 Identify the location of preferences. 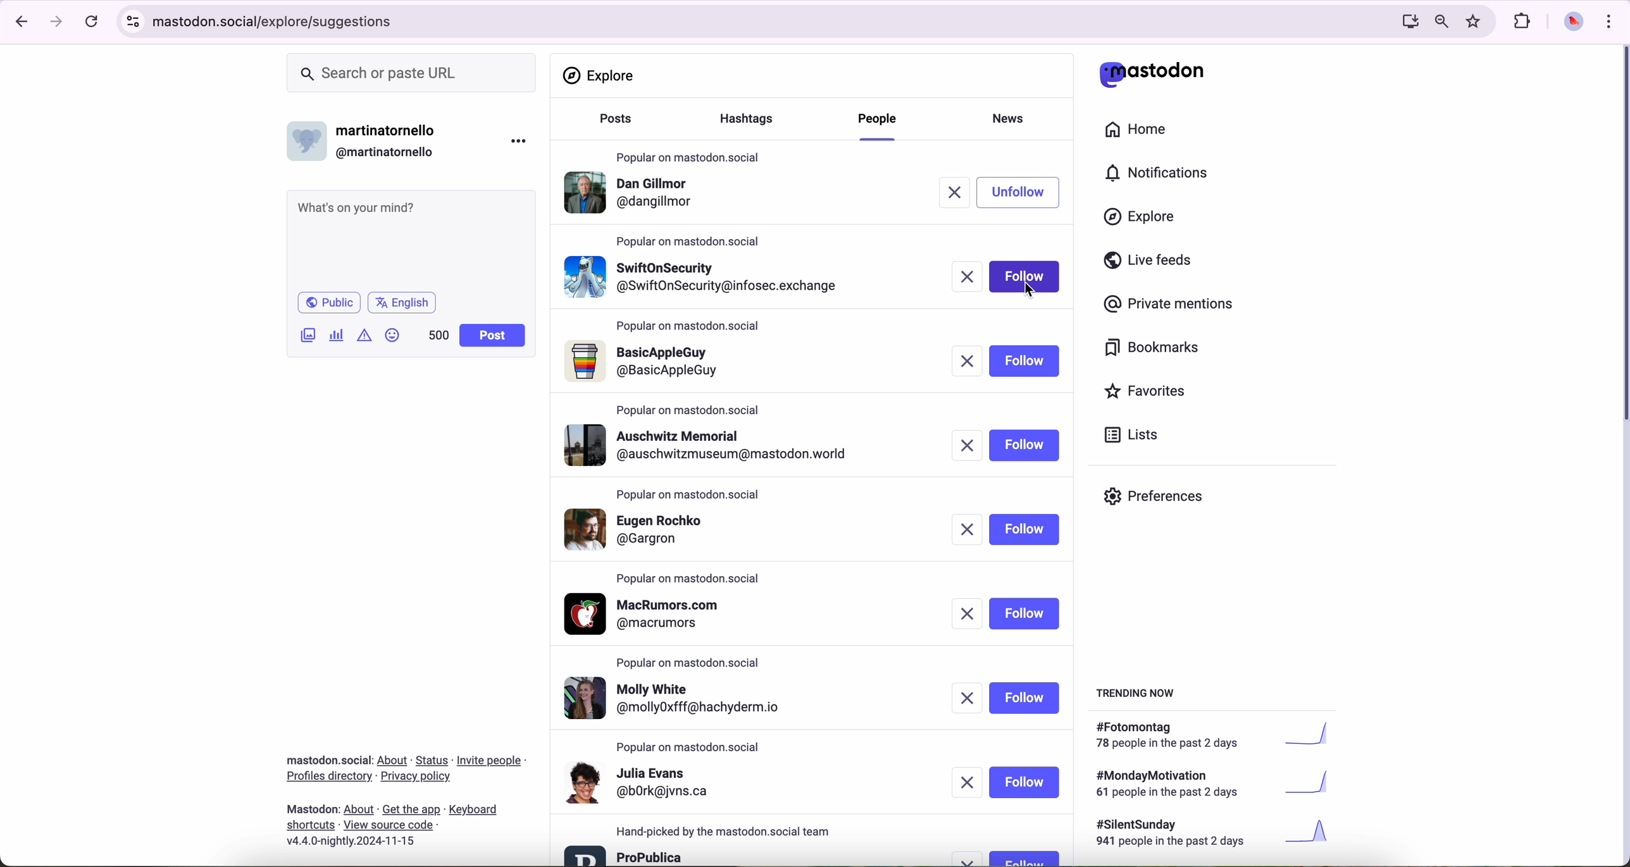
(1163, 501).